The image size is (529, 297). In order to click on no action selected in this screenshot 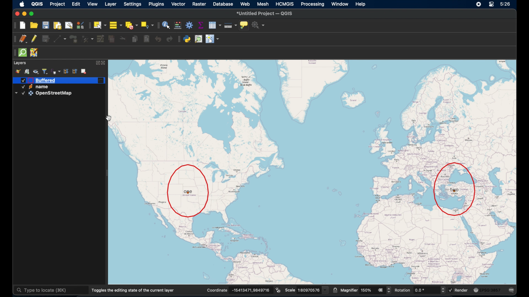, I will do `click(258, 25)`.